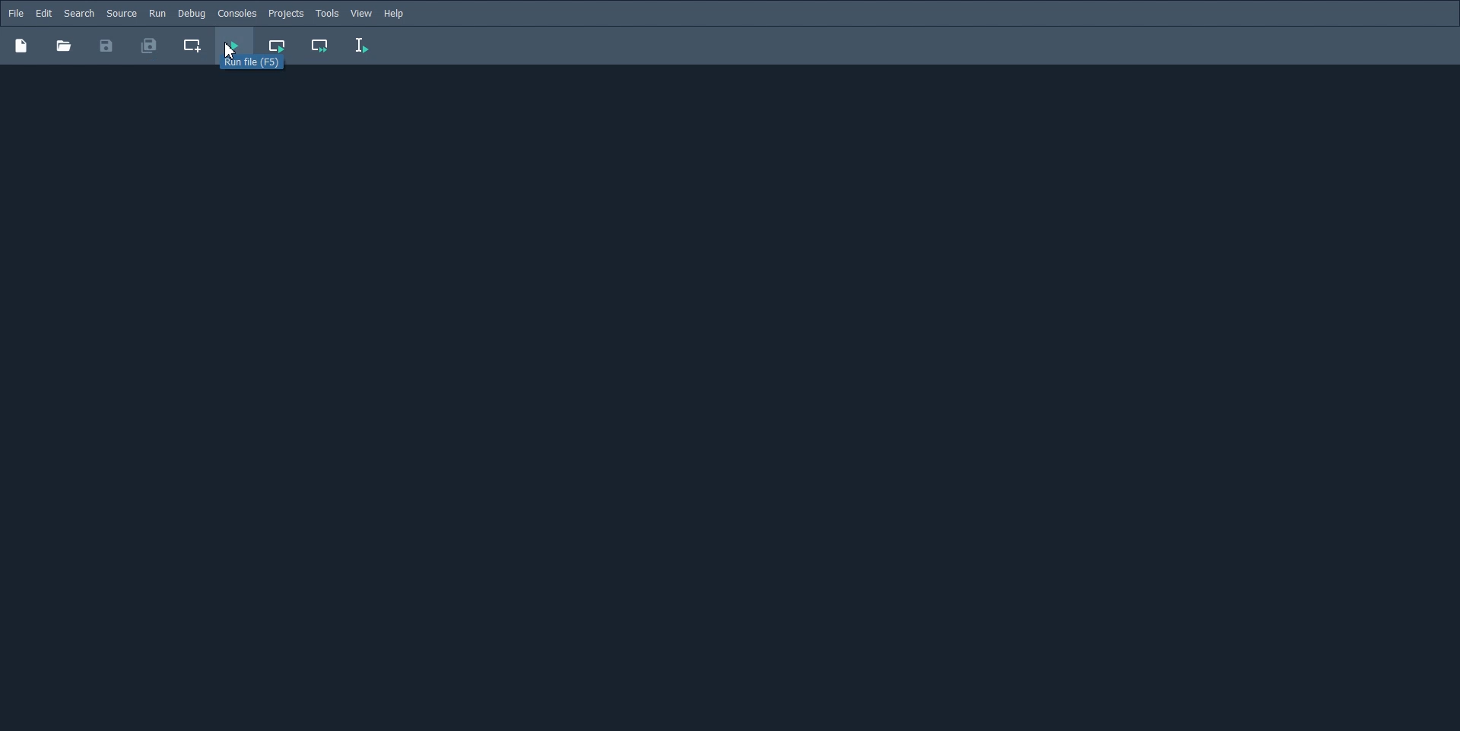 The height and width of the screenshot is (731, 1460). What do you see at coordinates (63, 46) in the screenshot?
I see `` at bounding box center [63, 46].